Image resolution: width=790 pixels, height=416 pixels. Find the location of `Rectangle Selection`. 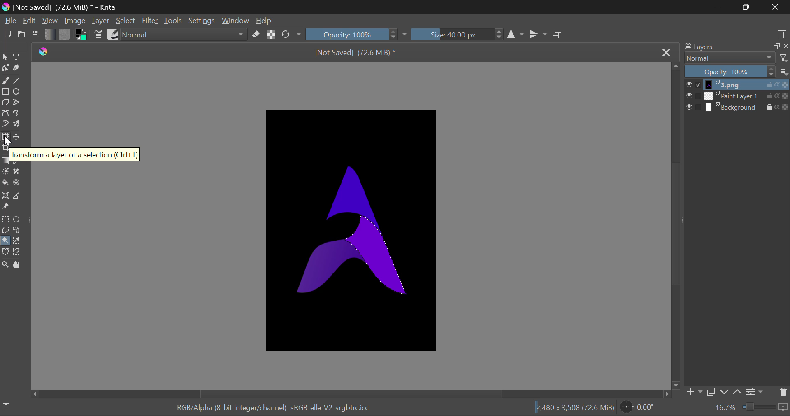

Rectangle Selection is located at coordinates (7, 220).